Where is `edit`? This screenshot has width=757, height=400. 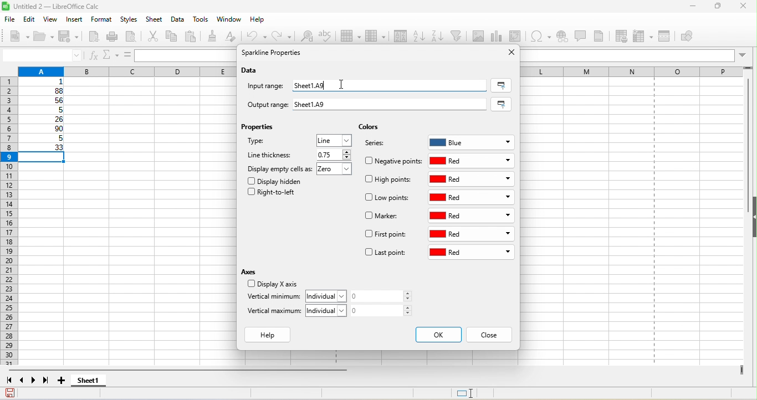
edit is located at coordinates (30, 19).